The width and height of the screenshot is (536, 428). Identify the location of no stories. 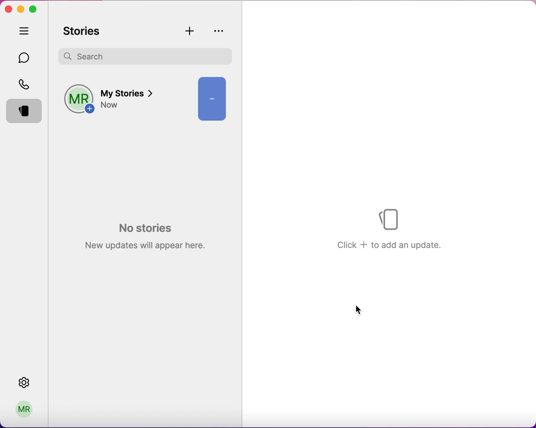
(143, 235).